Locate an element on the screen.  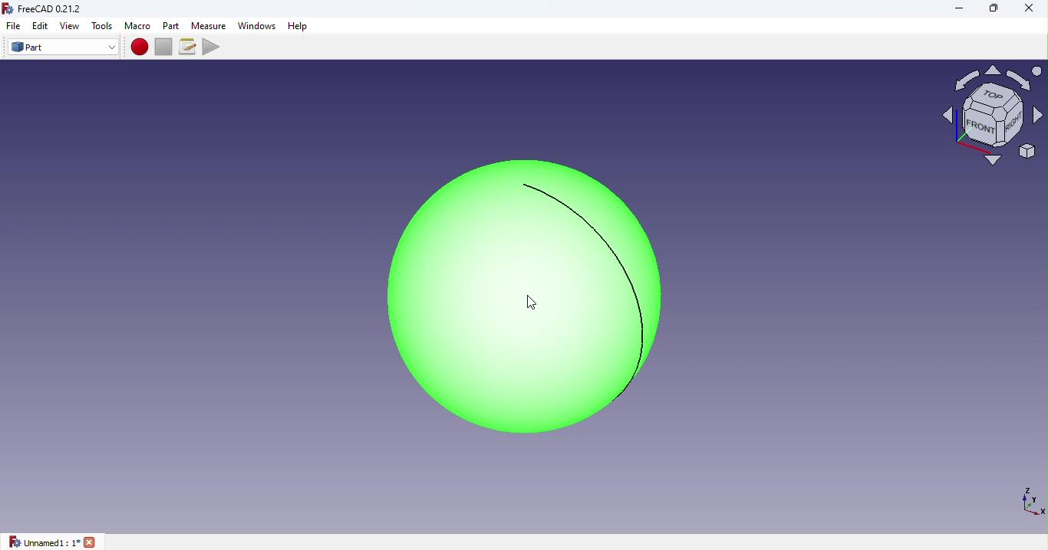
Macro is located at coordinates (137, 26).